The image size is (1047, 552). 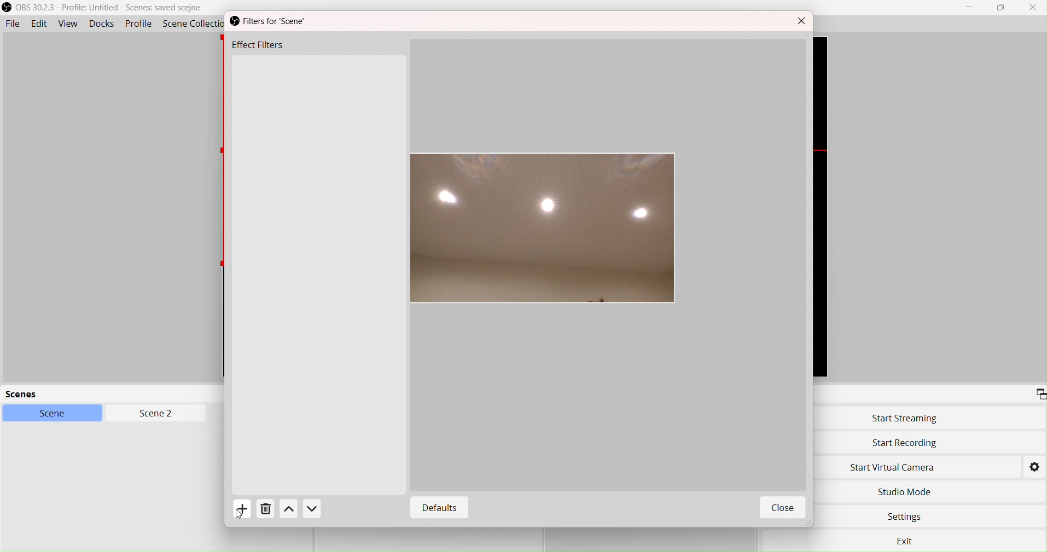 I want to click on Add, so click(x=246, y=512).